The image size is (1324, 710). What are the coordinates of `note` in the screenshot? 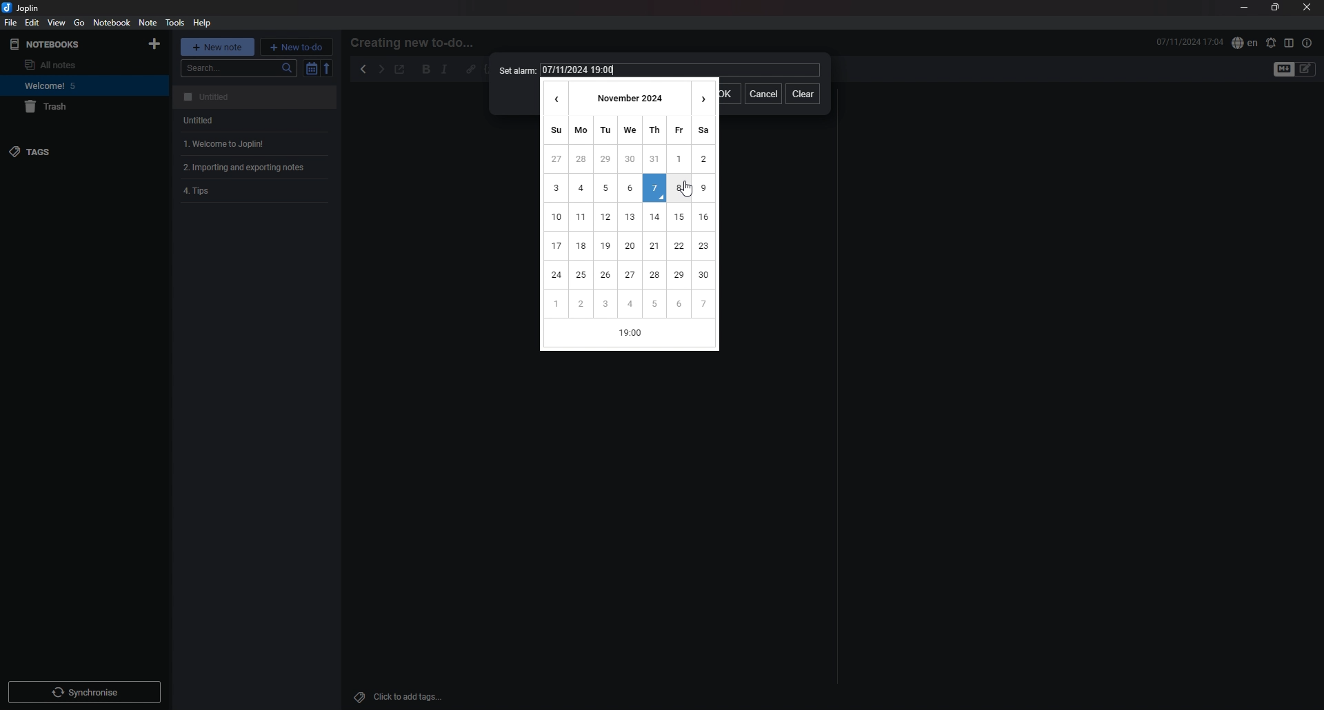 It's located at (254, 168).